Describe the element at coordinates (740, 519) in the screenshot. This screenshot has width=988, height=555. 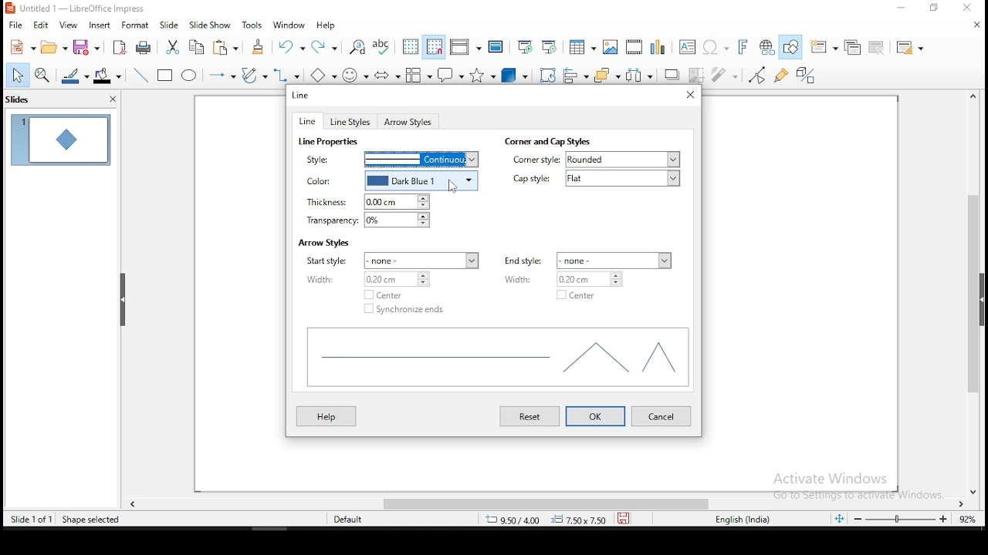
I see `english (india)` at that location.